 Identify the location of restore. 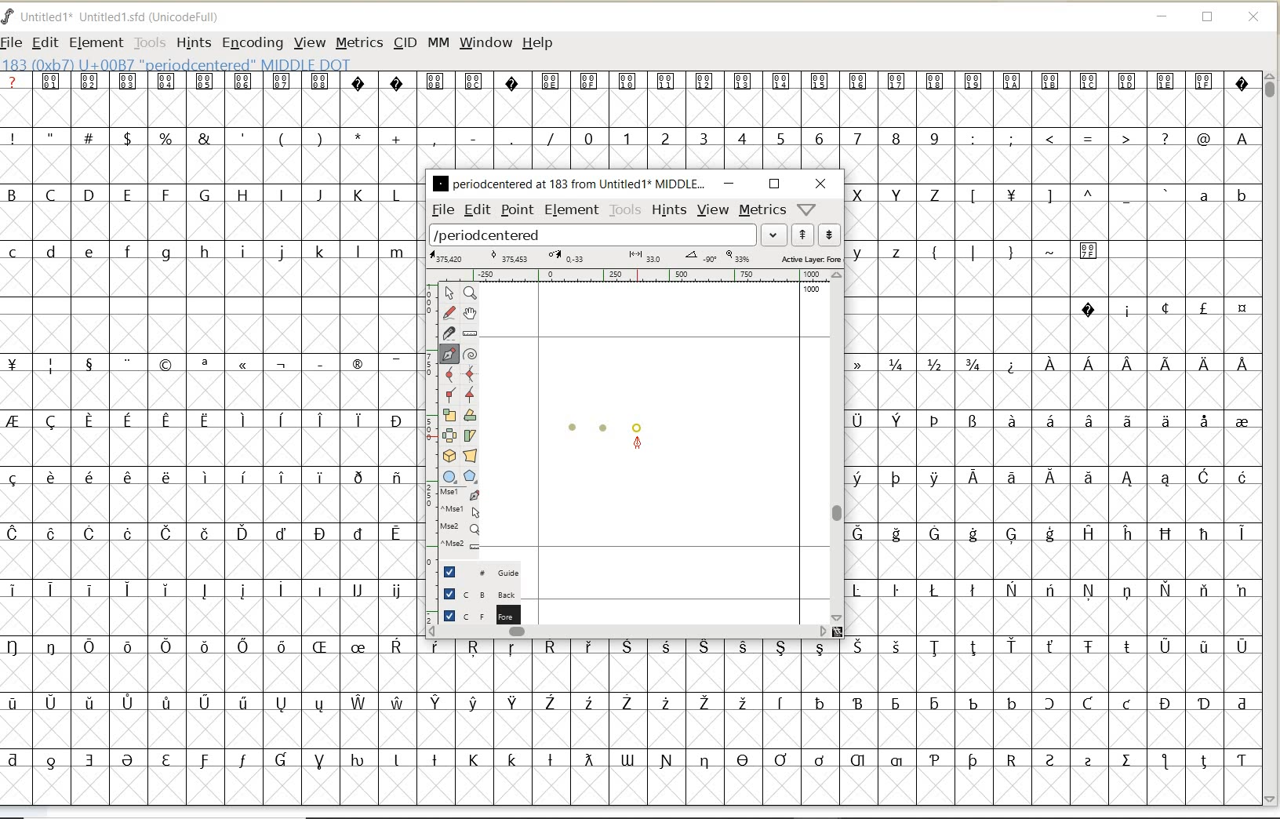
(774, 183).